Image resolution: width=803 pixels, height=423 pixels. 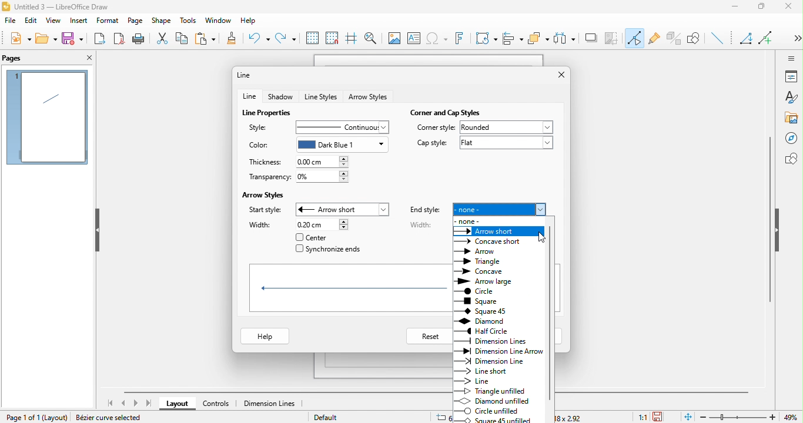 What do you see at coordinates (275, 404) in the screenshot?
I see `dimension line` at bounding box center [275, 404].